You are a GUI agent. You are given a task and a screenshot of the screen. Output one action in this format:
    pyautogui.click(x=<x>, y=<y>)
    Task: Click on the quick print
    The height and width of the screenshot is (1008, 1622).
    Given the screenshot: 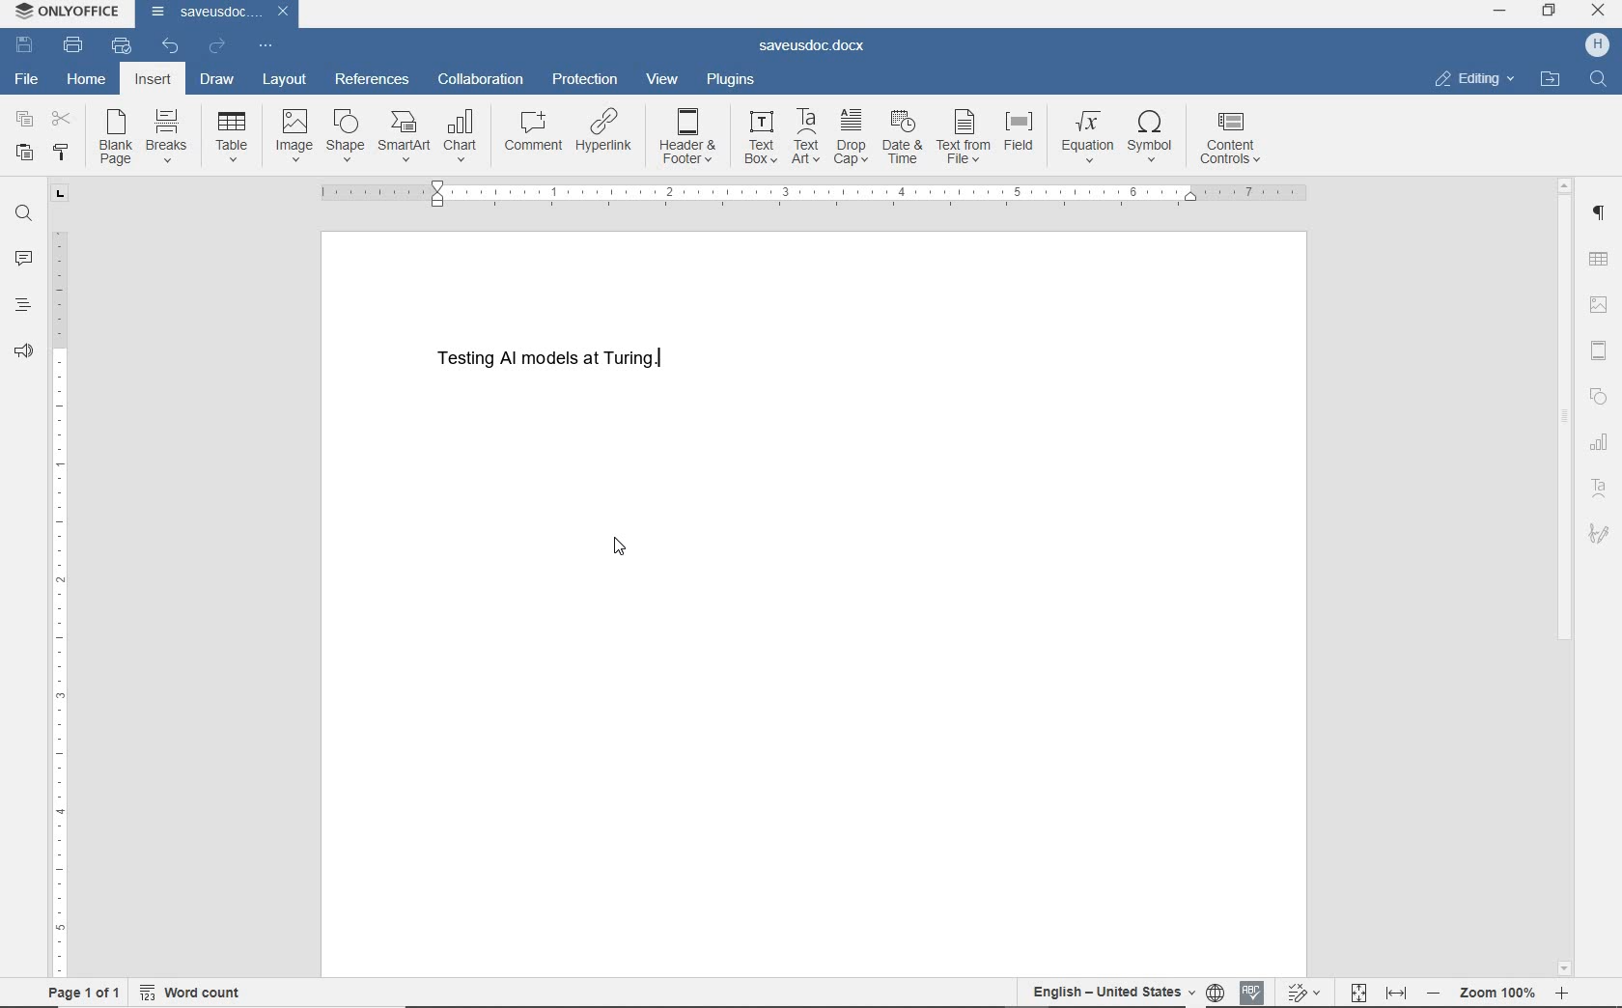 What is the action you would take?
    pyautogui.click(x=119, y=46)
    